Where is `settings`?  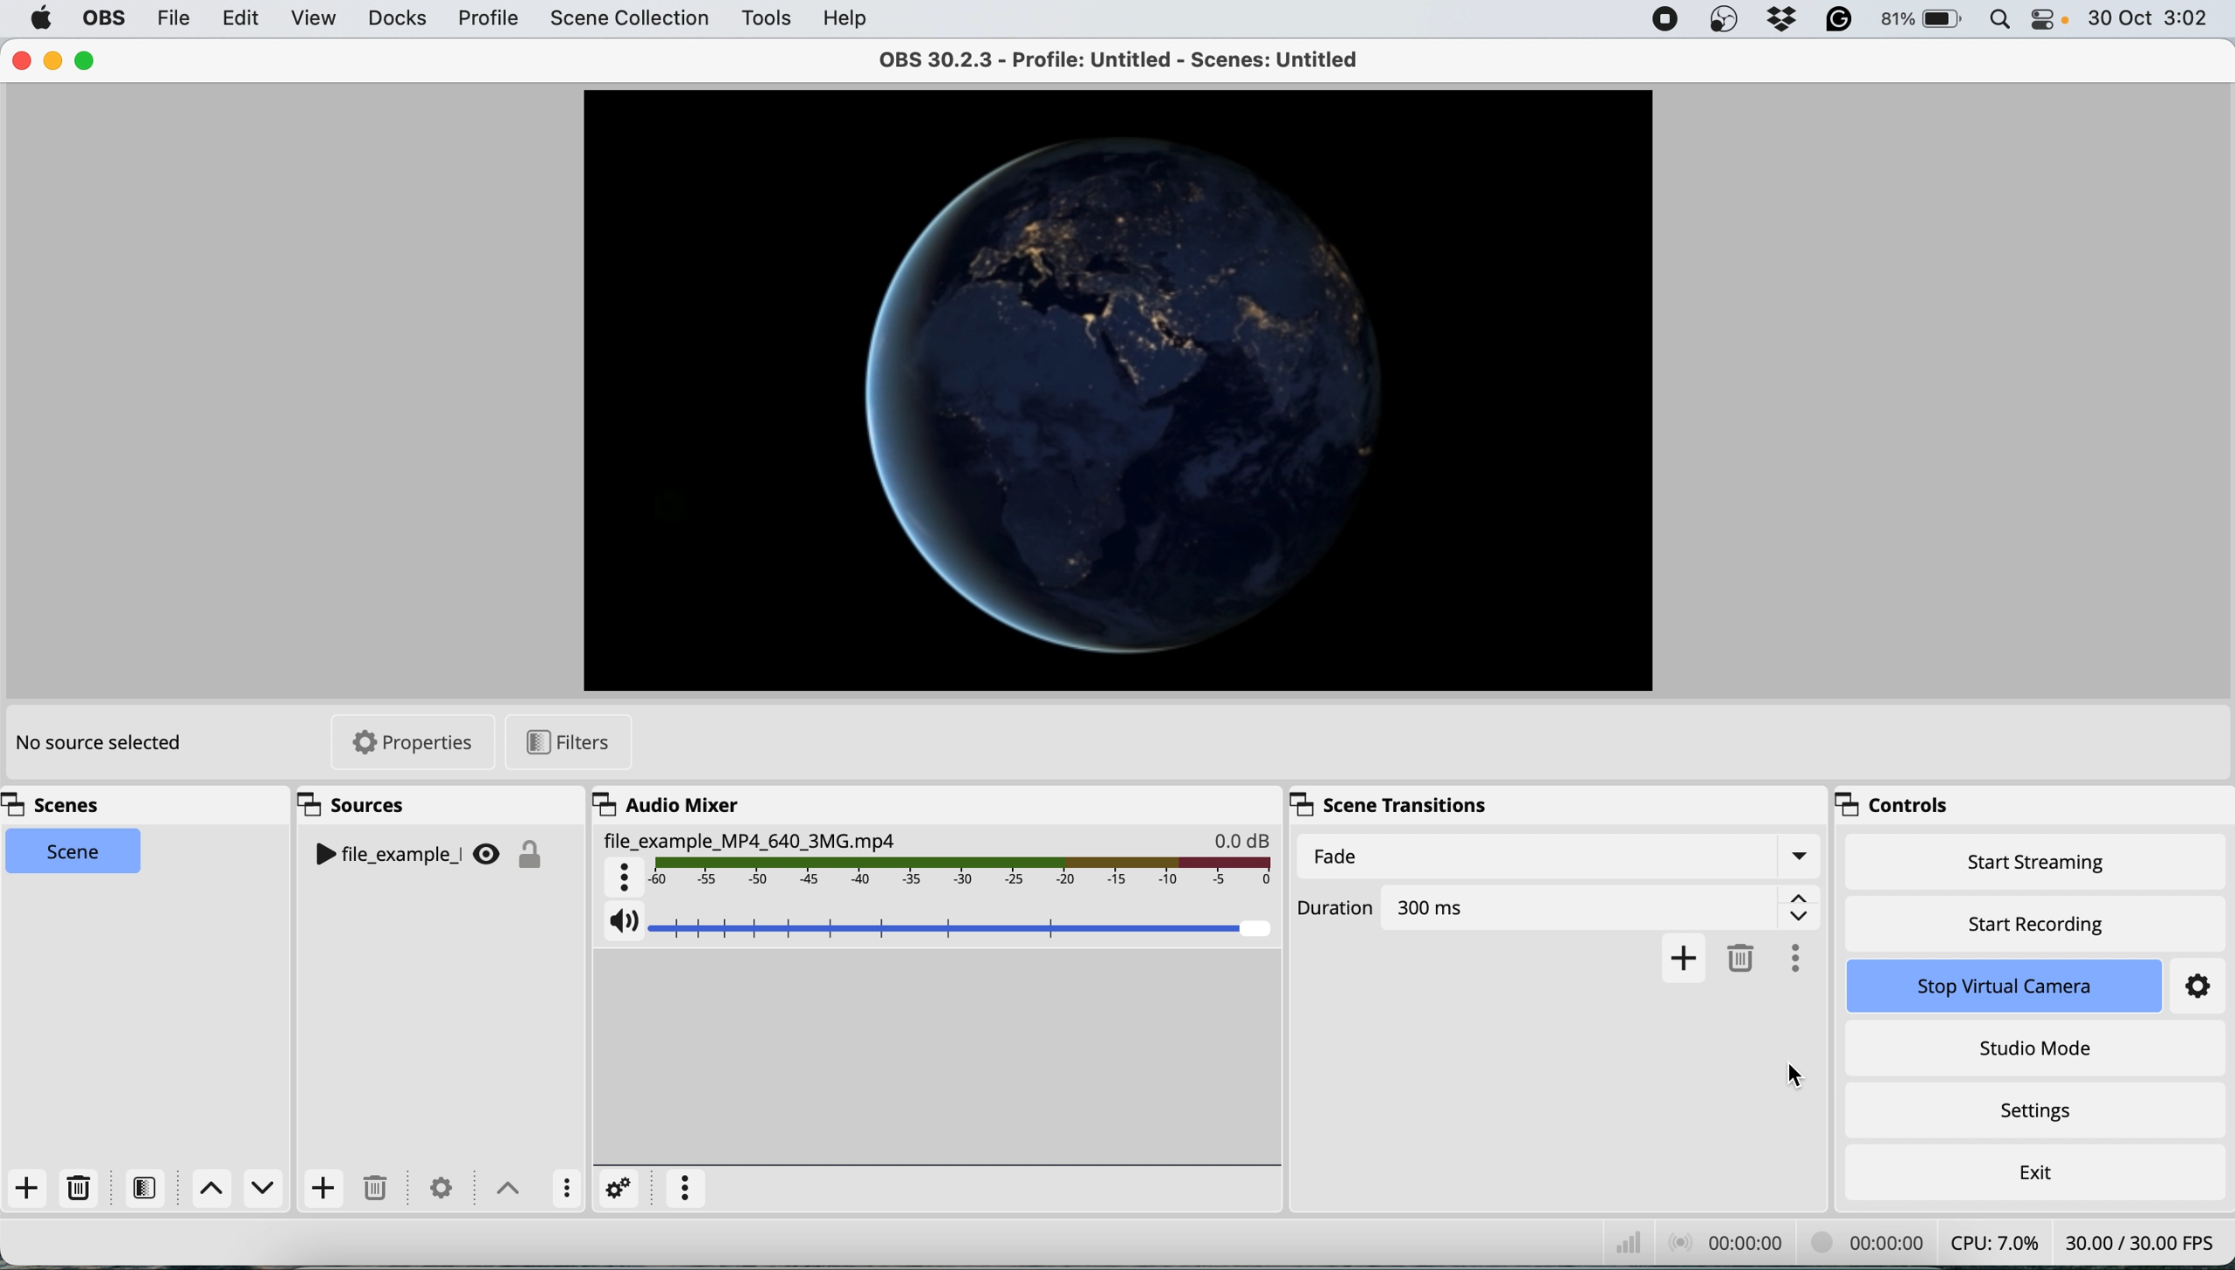 settings is located at coordinates (2047, 1112).